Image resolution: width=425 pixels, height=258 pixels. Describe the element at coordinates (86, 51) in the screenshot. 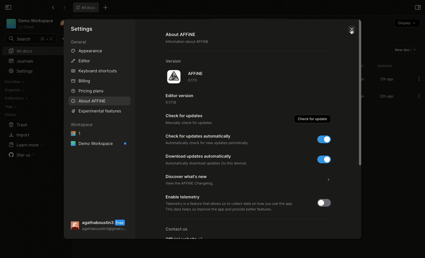

I see `Appearance` at that location.